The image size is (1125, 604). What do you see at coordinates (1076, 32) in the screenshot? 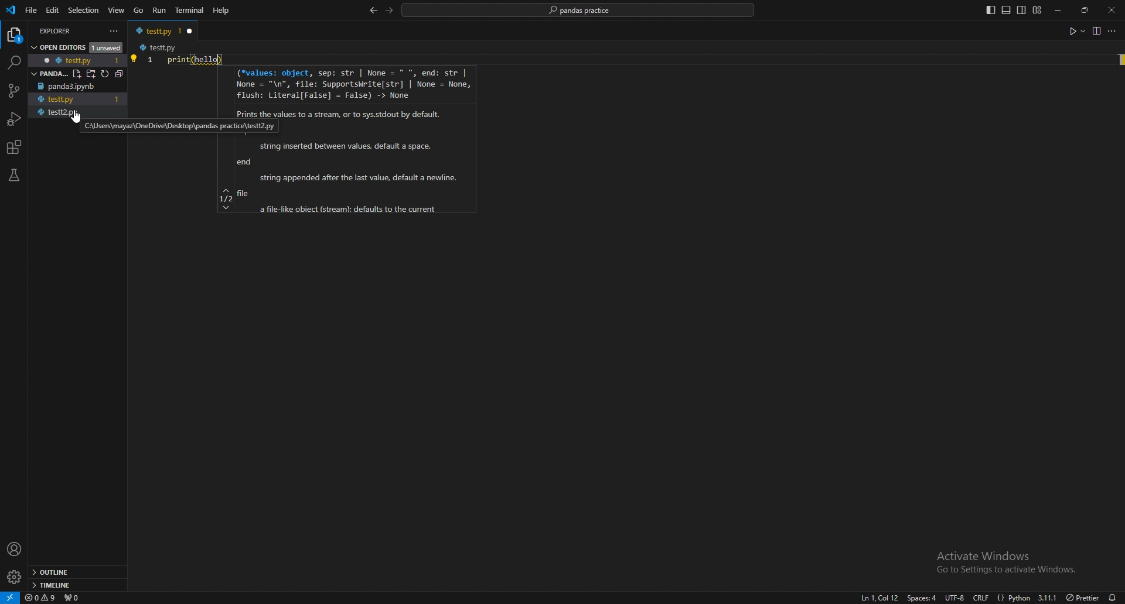
I see `run code ` at bounding box center [1076, 32].